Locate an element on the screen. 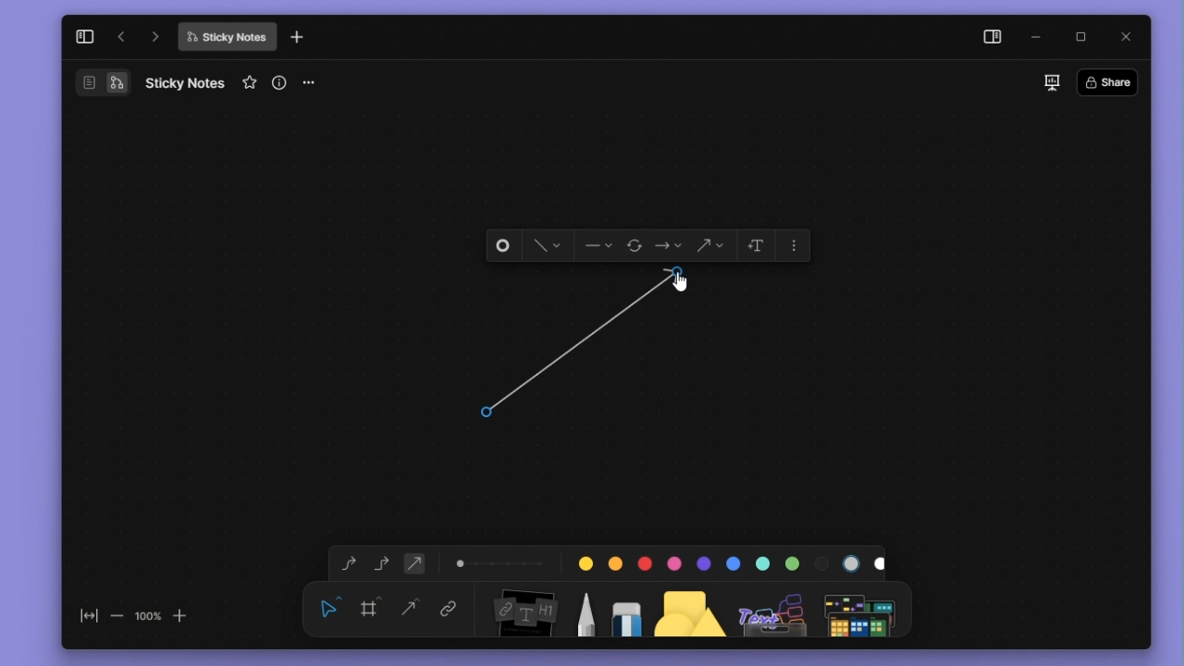 The height and width of the screenshot is (666, 1184). startpoint style is located at coordinates (598, 246).